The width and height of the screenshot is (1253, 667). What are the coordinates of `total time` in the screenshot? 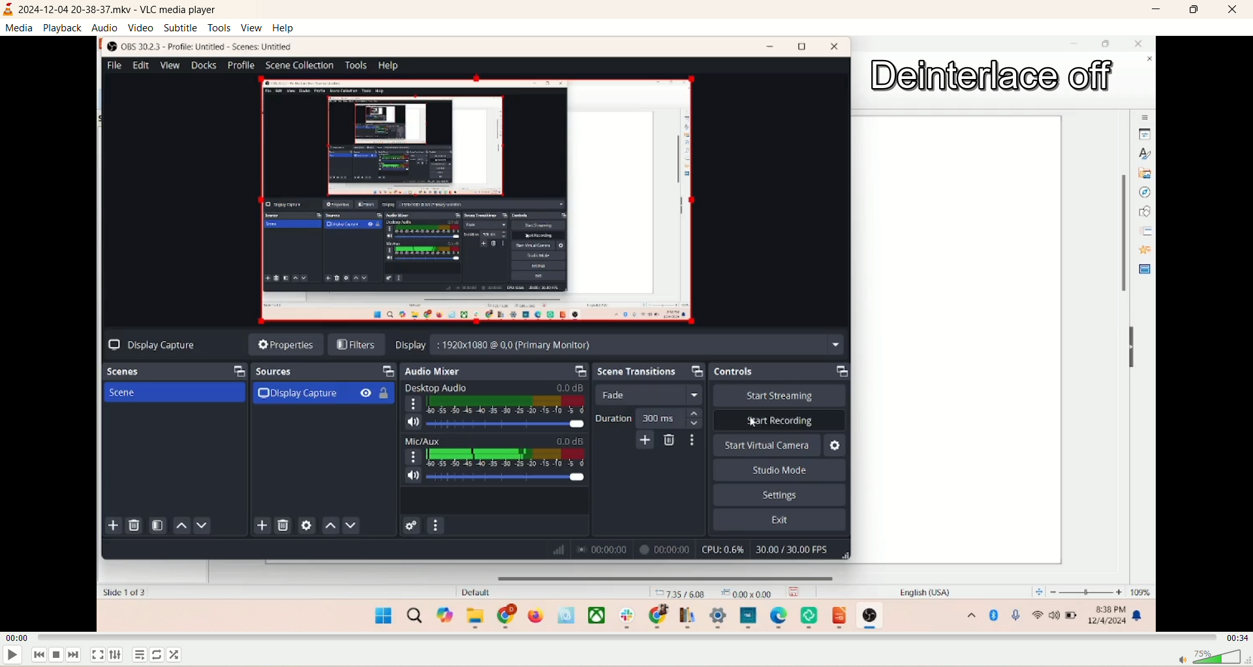 It's located at (1234, 636).